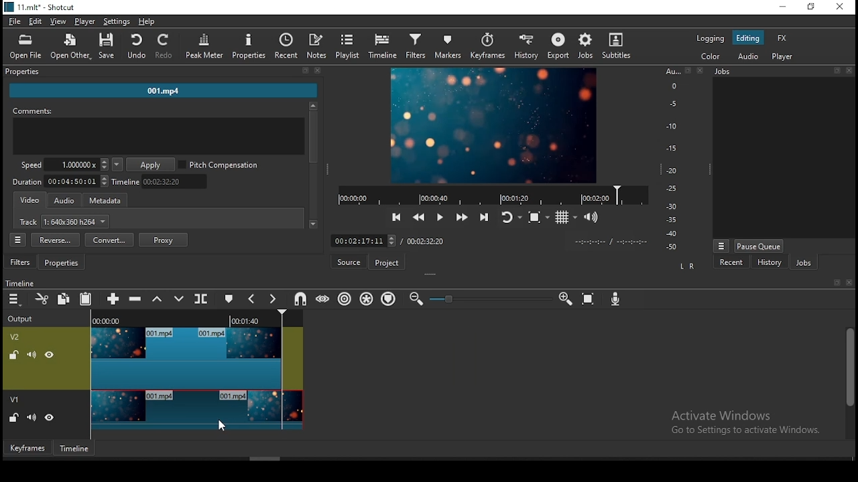 This screenshot has width=858, height=482. I want to click on OUTPUT, so click(20, 318).